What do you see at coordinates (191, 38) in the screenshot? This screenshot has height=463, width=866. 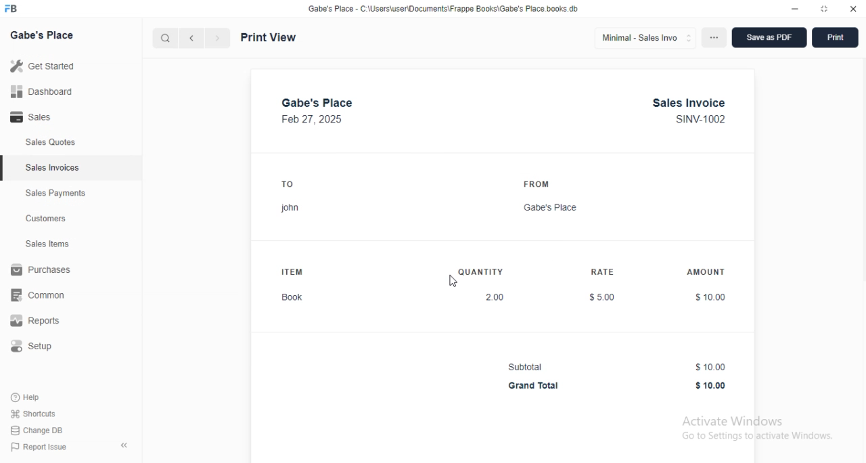 I see `previous` at bounding box center [191, 38].